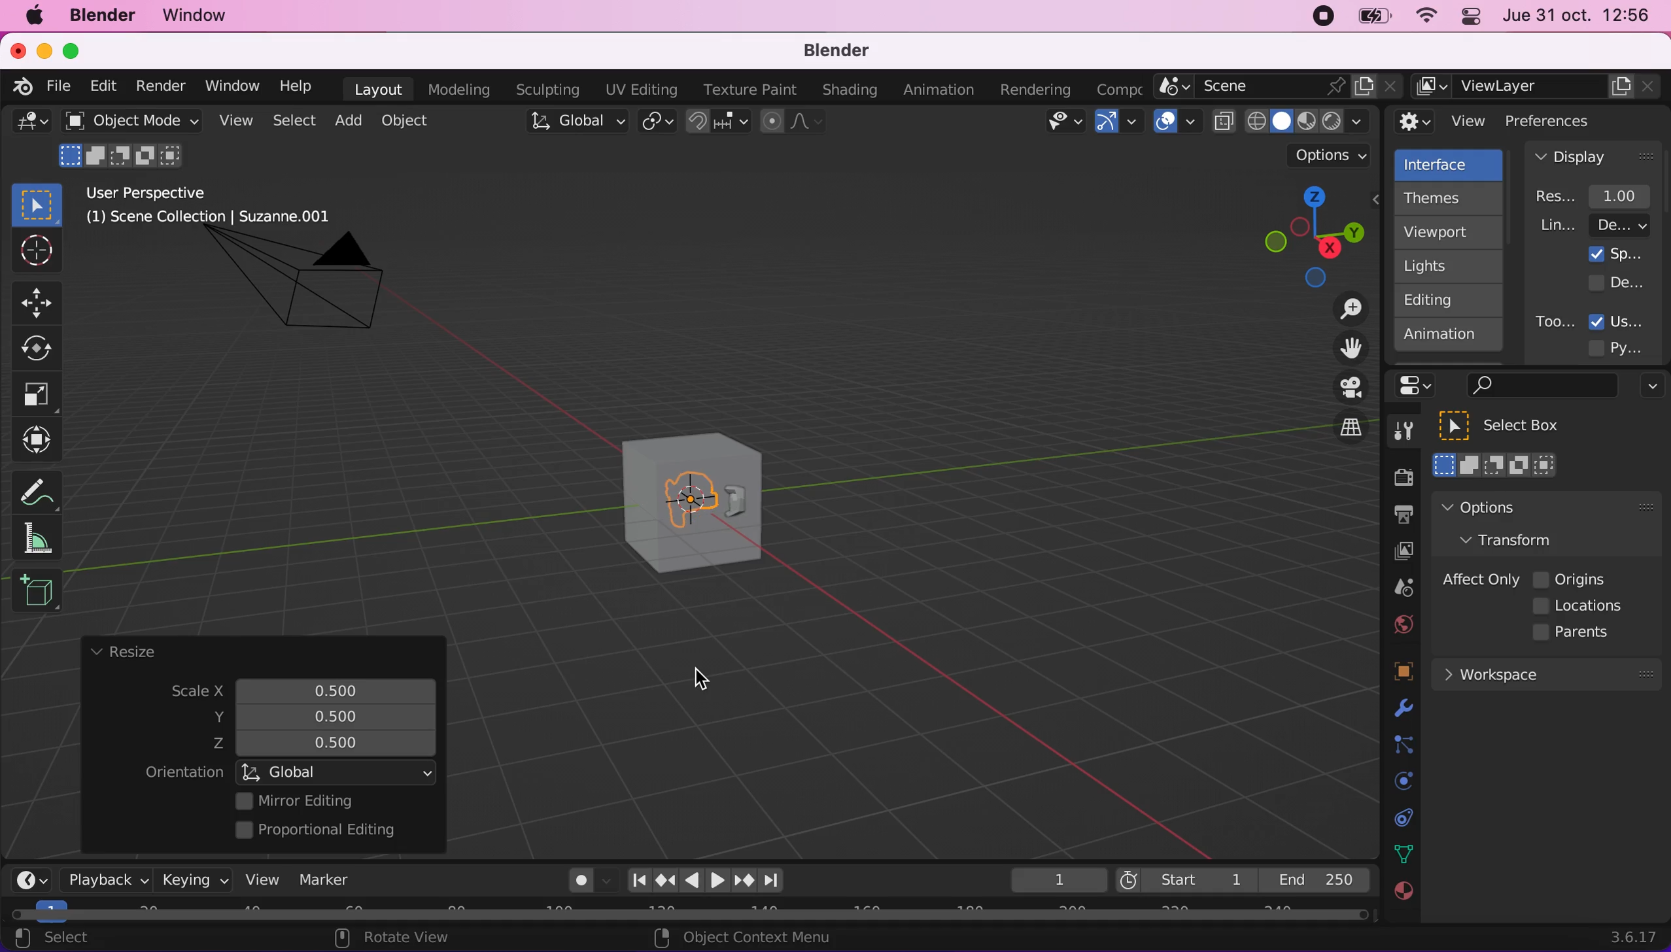 The width and height of the screenshot is (1671, 952). Describe the element at coordinates (78, 50) in the screenshot. I see `maximize` at that location.